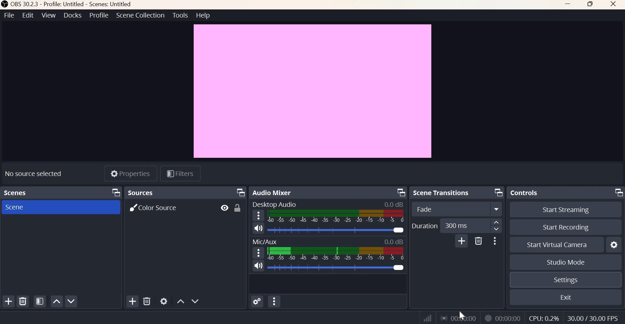 Image resolution: width=625 pixels, height=324 pixels. I want to click on Scene collection, so click(141, 16).